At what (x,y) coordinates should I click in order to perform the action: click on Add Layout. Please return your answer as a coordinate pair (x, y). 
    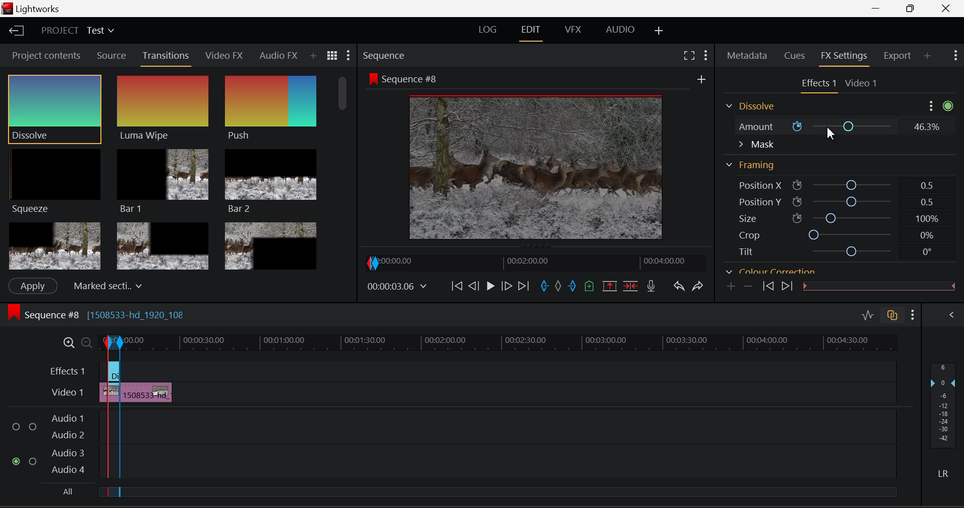
    Looking at the image, I should click on (659, 32).